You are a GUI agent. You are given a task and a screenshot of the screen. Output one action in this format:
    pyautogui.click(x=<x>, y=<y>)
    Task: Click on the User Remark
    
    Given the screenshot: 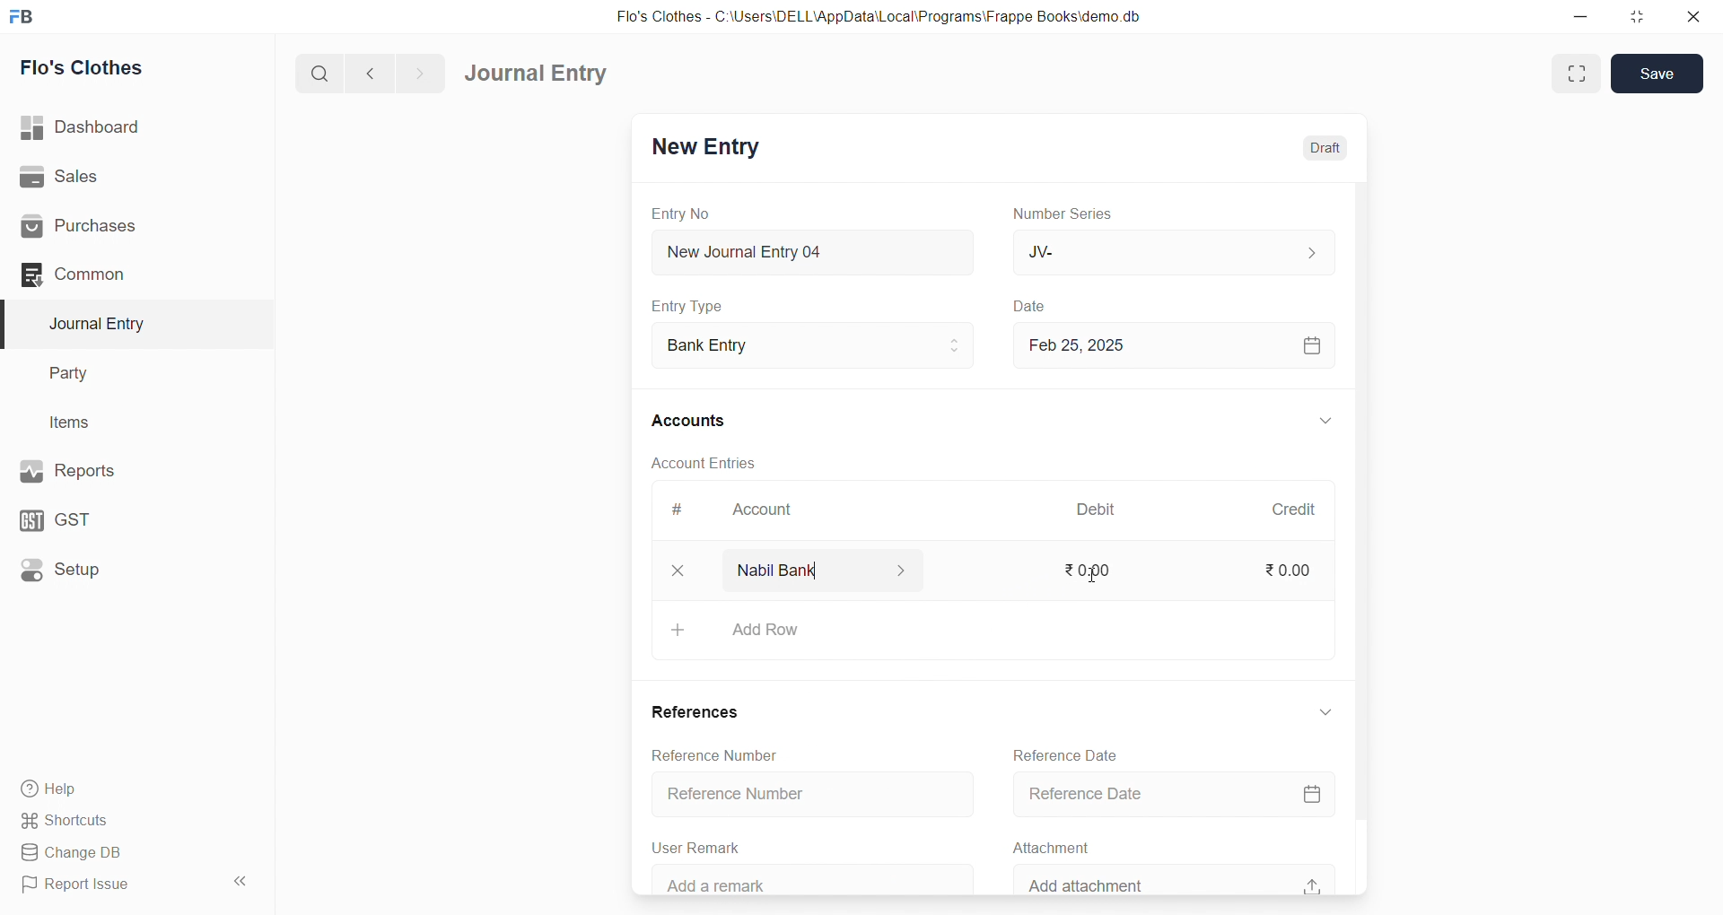 What is the action you would take?
    pyautogui.click(x=691, y=845)
    